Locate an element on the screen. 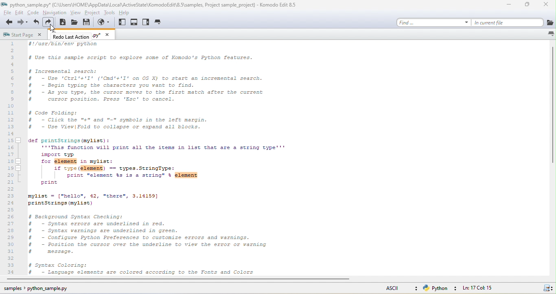 The width and height of the screenshot is (556, 294). start page is located at coordinates (25, 35).